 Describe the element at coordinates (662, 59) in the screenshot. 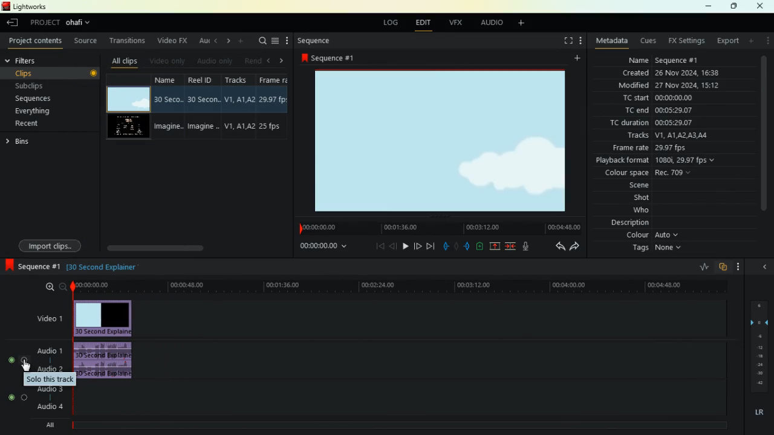

I see `name` at that location.